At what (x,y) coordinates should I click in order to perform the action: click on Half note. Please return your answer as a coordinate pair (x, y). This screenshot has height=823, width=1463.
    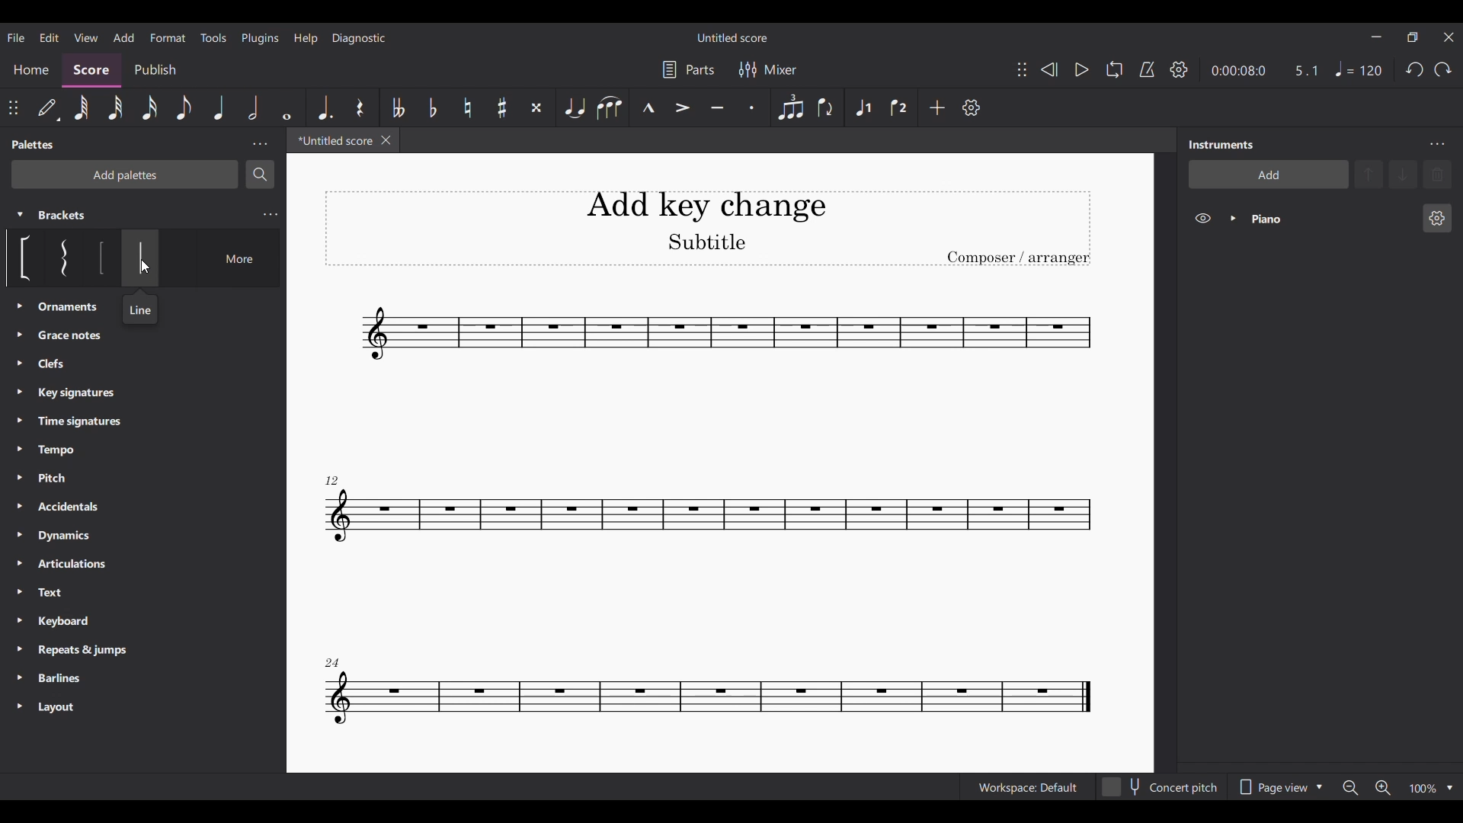
    Looking at the image, I should click on (253, 107).